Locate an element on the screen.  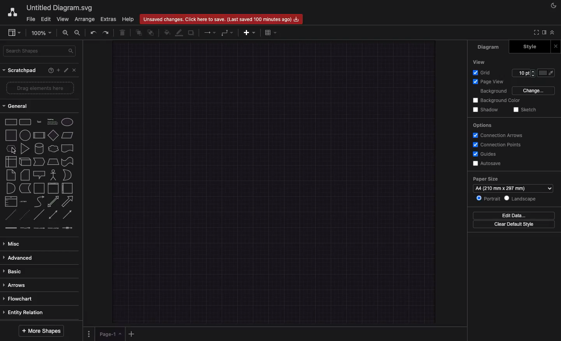
Redo is located at coordinates (105, 33).